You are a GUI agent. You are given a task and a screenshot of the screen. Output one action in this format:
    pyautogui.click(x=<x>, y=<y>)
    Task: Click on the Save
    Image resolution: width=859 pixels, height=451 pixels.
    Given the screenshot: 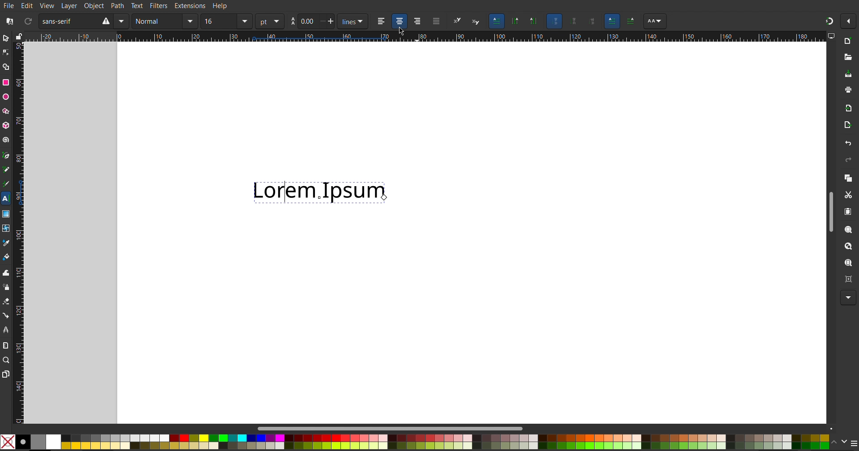 What is the action you would take?
    pyautogui.click(x=849, y=74)
    